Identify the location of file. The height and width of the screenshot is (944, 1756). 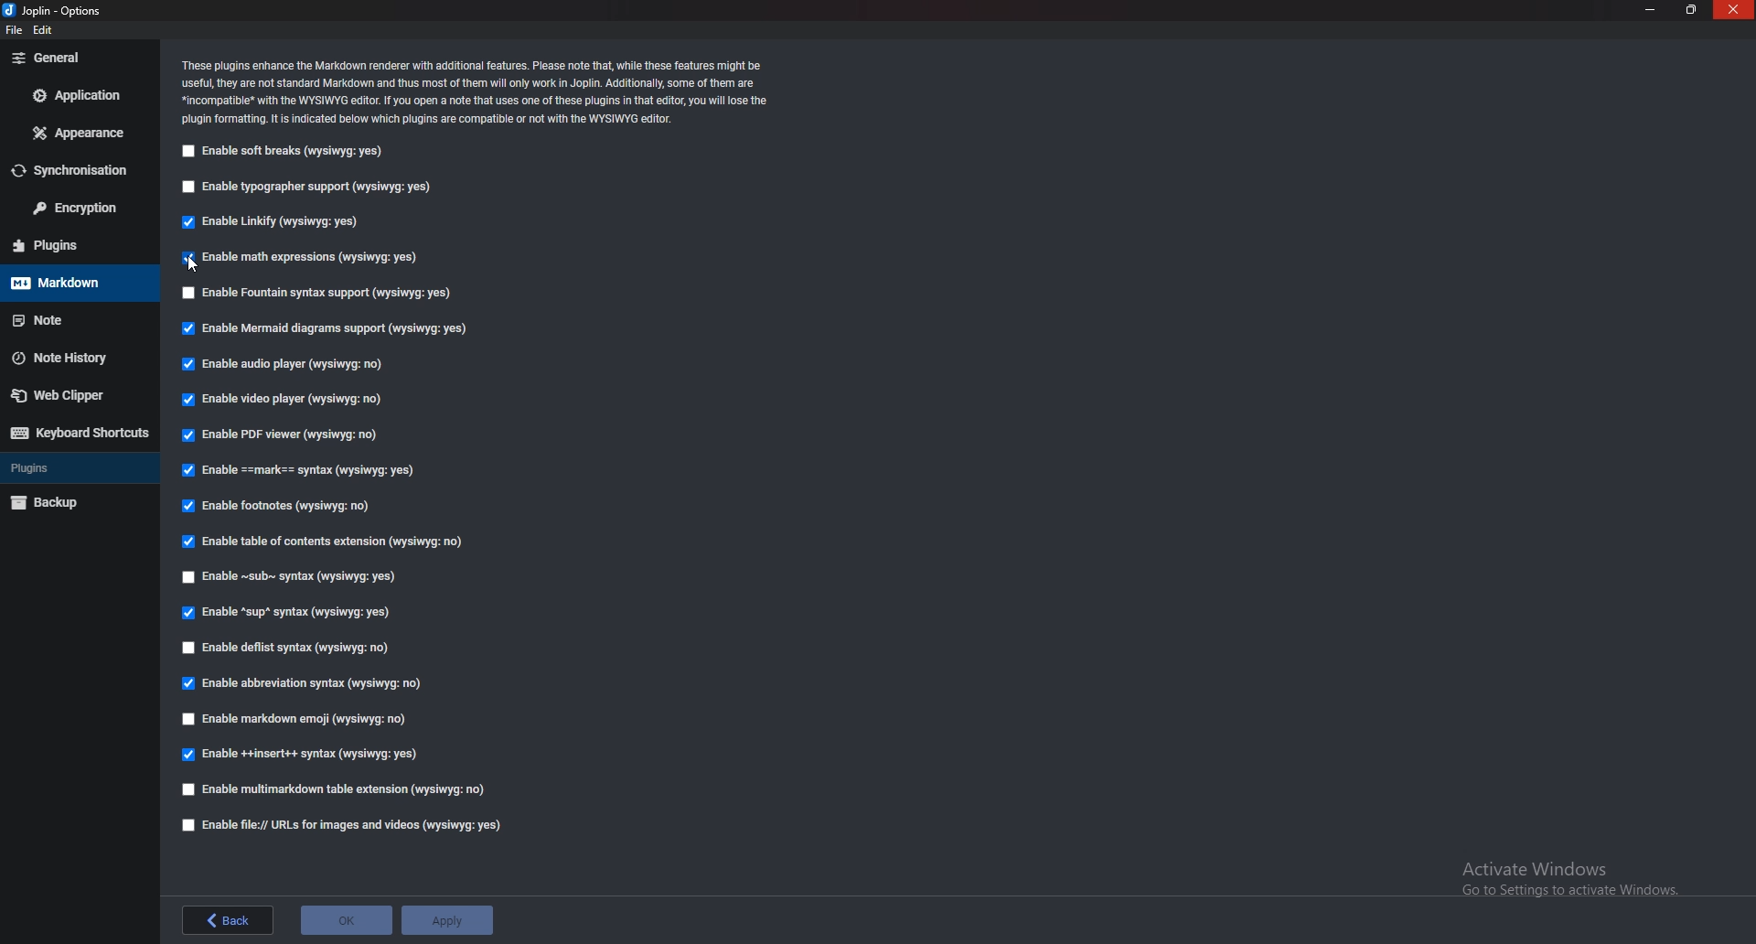
(13, 34).